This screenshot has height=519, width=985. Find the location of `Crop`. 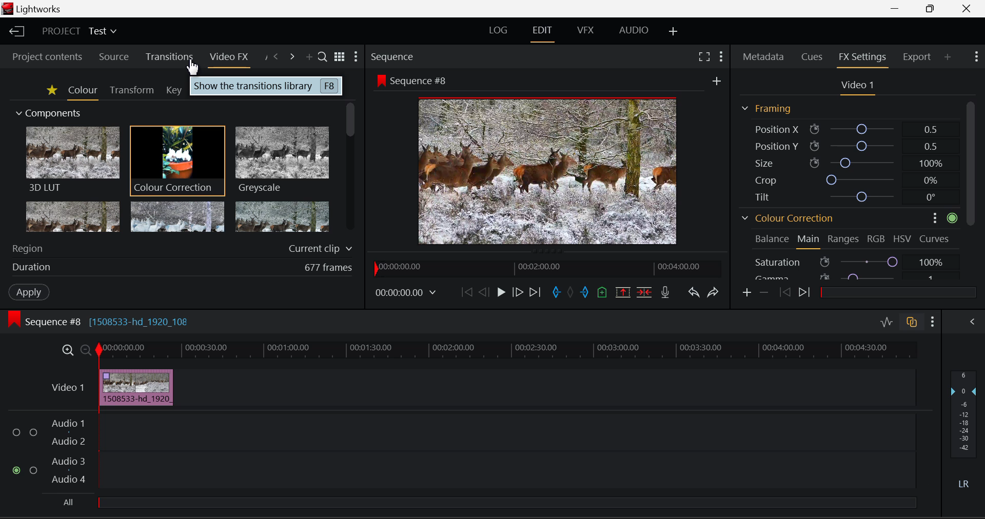

Crop is located at coordinates (844, 179).